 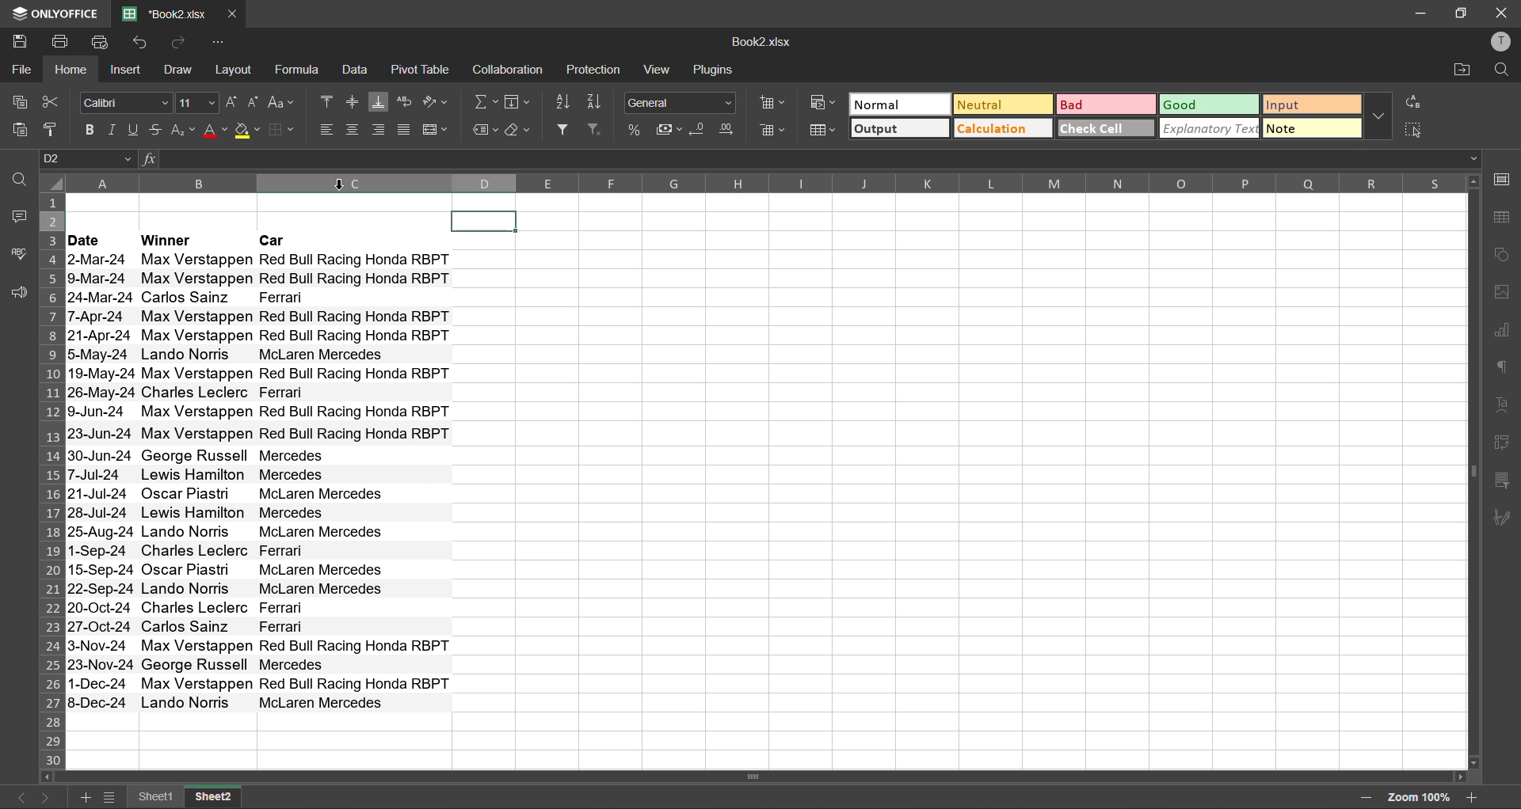 I want to click on filter, so click(x=565, y=131).